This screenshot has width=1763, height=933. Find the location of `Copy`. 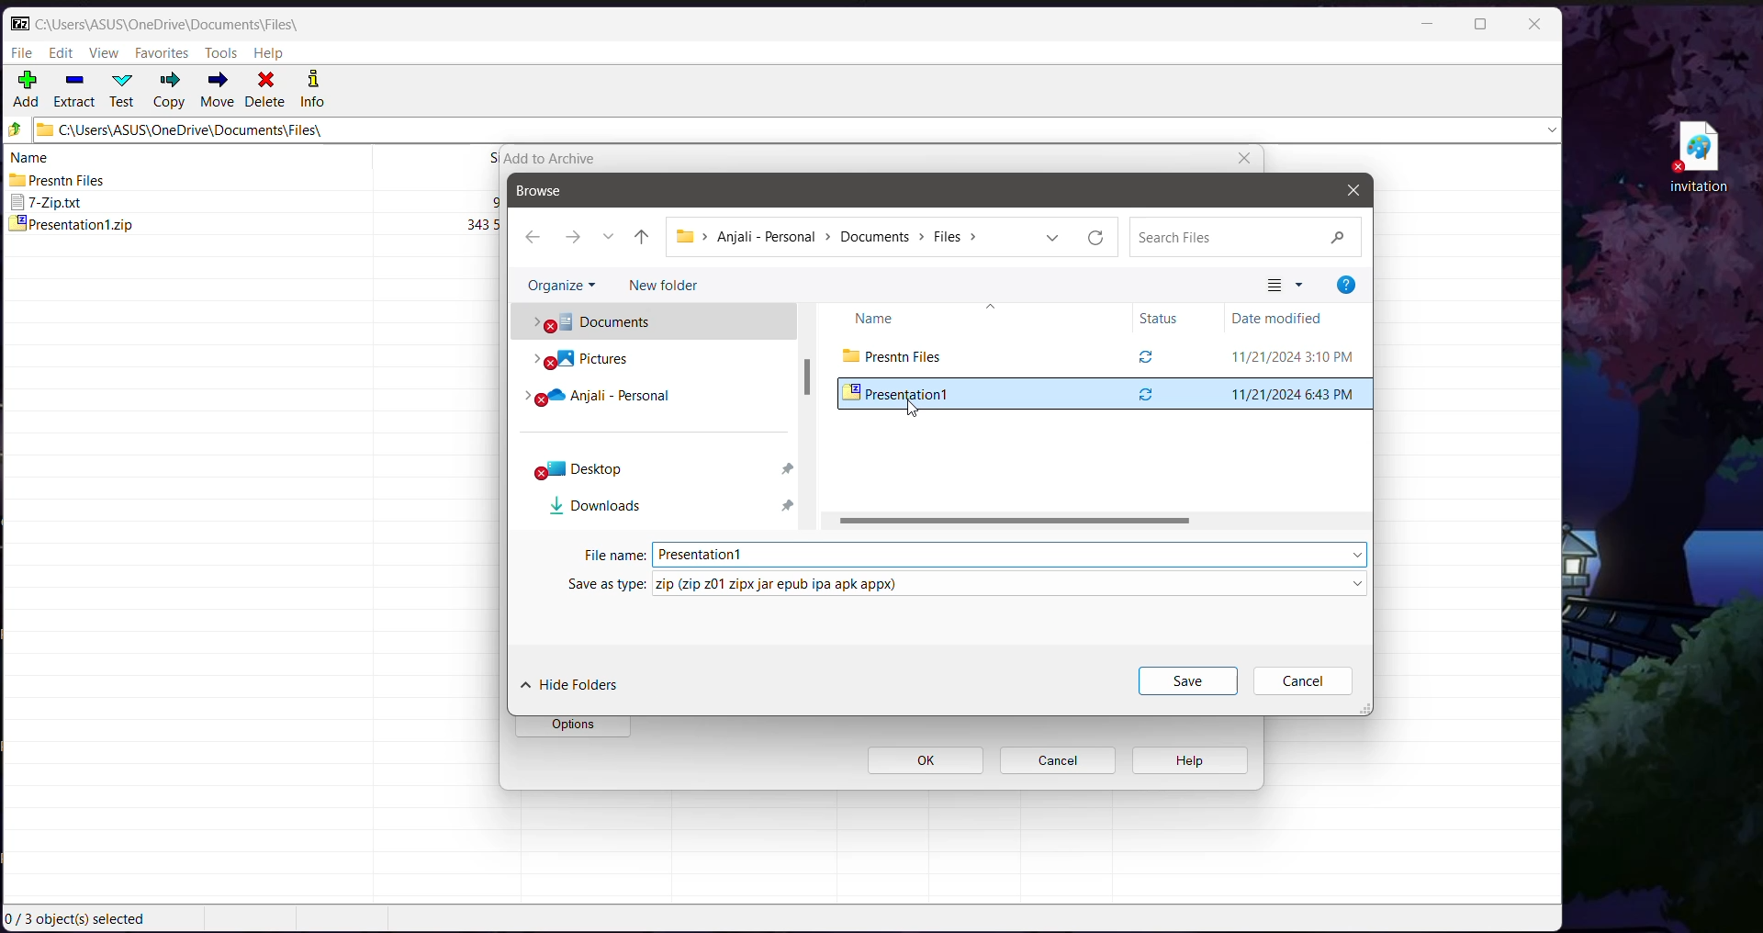

Copy is located at coordinates (169, 91).